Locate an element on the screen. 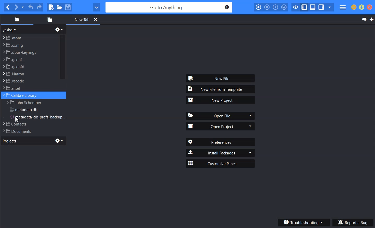 The image size is (375, 228). Record Macro is located at coordinates (259, 7).